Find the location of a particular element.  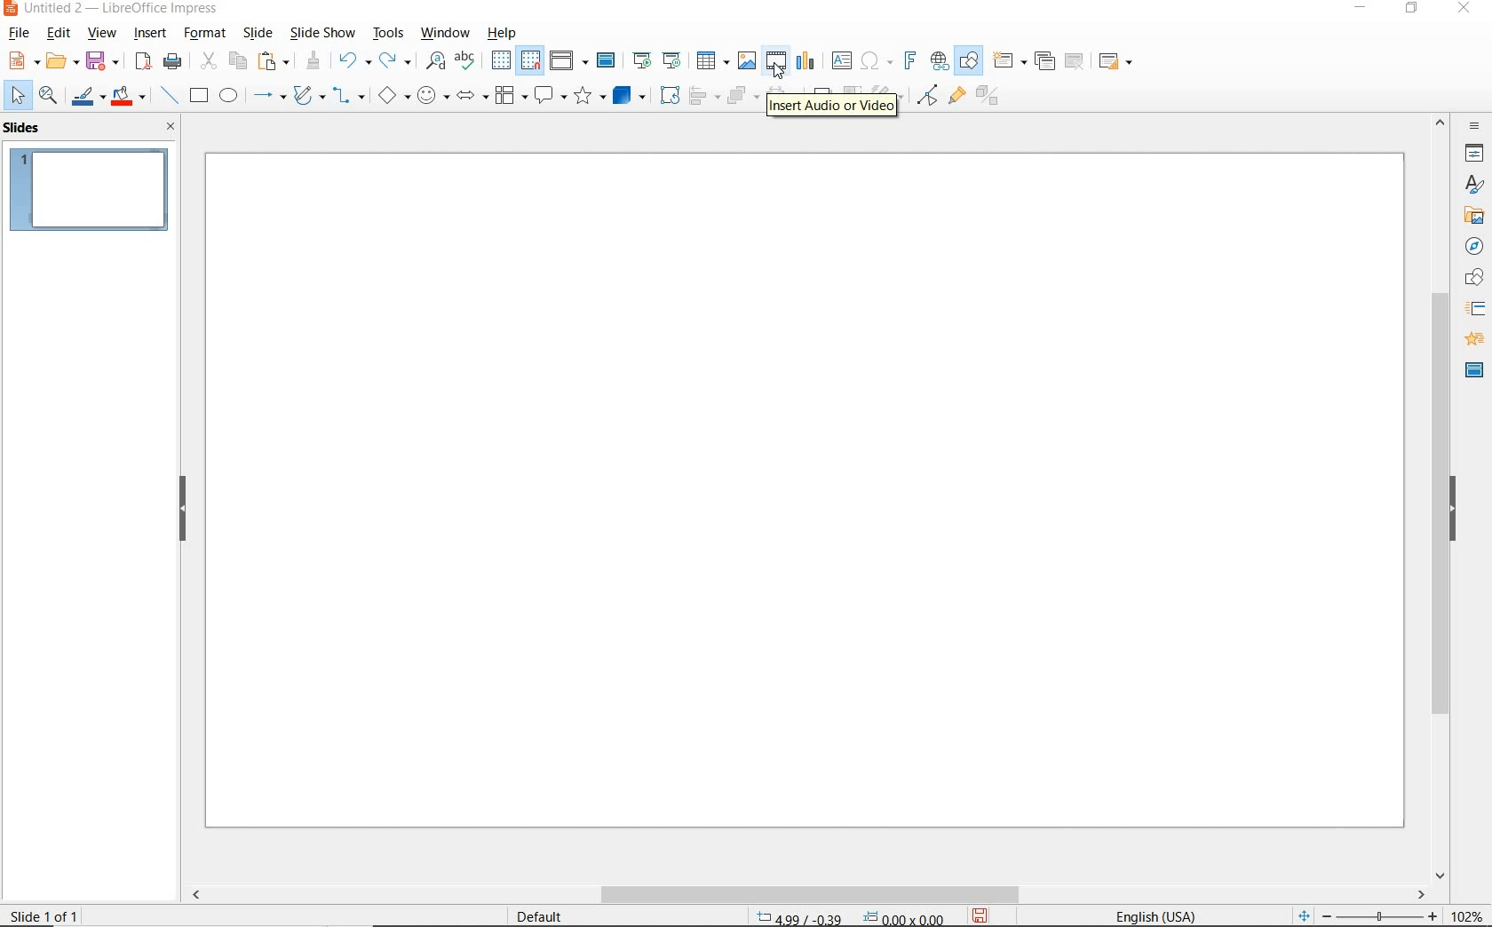

 is located at coordinates (840, 62).